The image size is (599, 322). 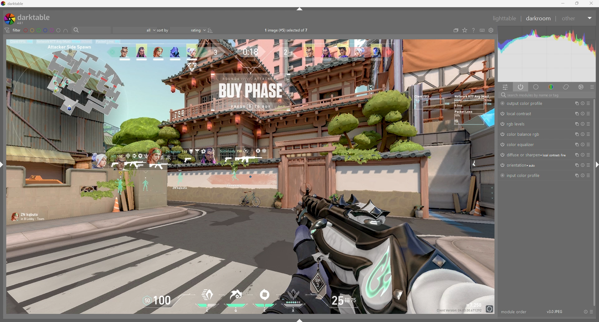 What do you see at coordinates (575, 124) in the screenshot?
I see `multiple instances actions` at bounding box center [575, 124].